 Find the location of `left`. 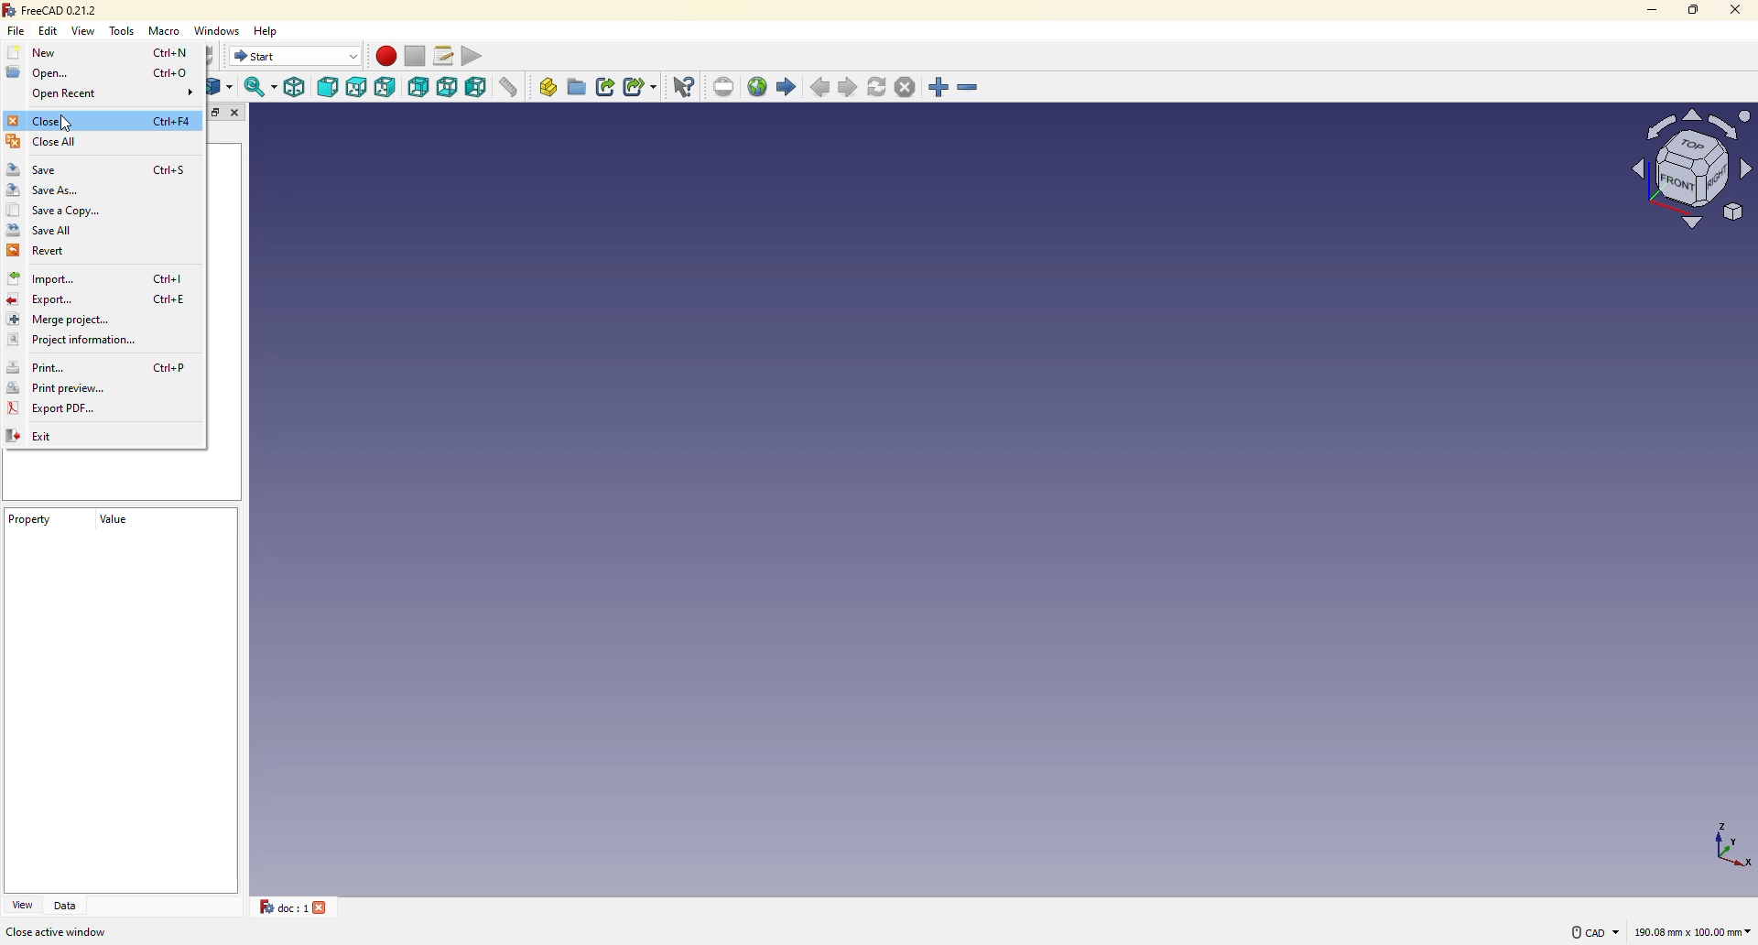

left is located at coordinates (479, 89).